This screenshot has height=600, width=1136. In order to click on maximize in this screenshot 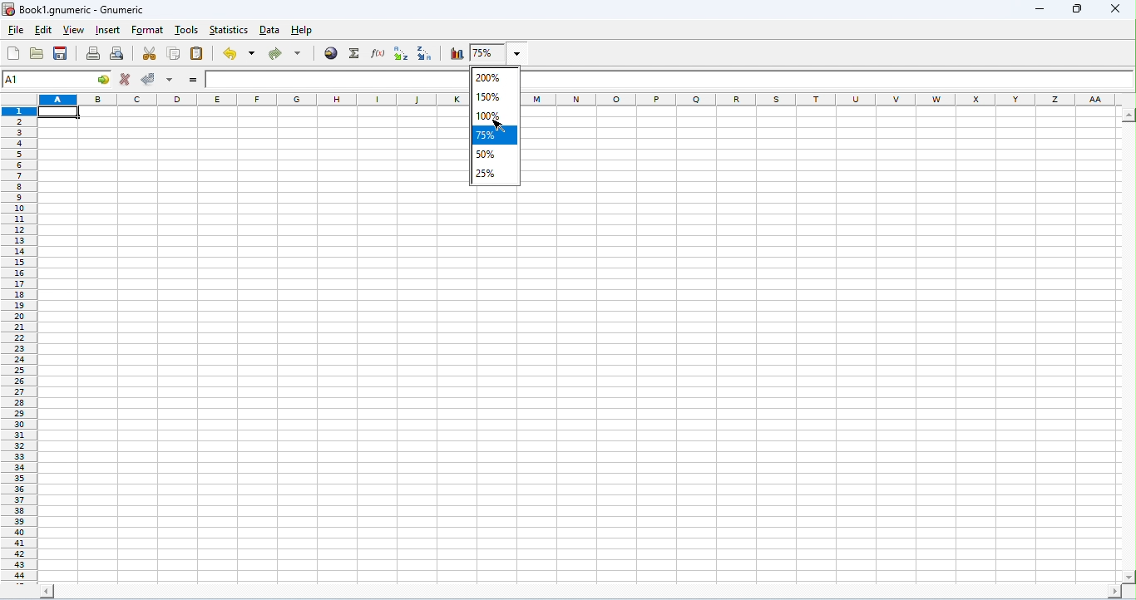, I will do `click(1075, 7)`.